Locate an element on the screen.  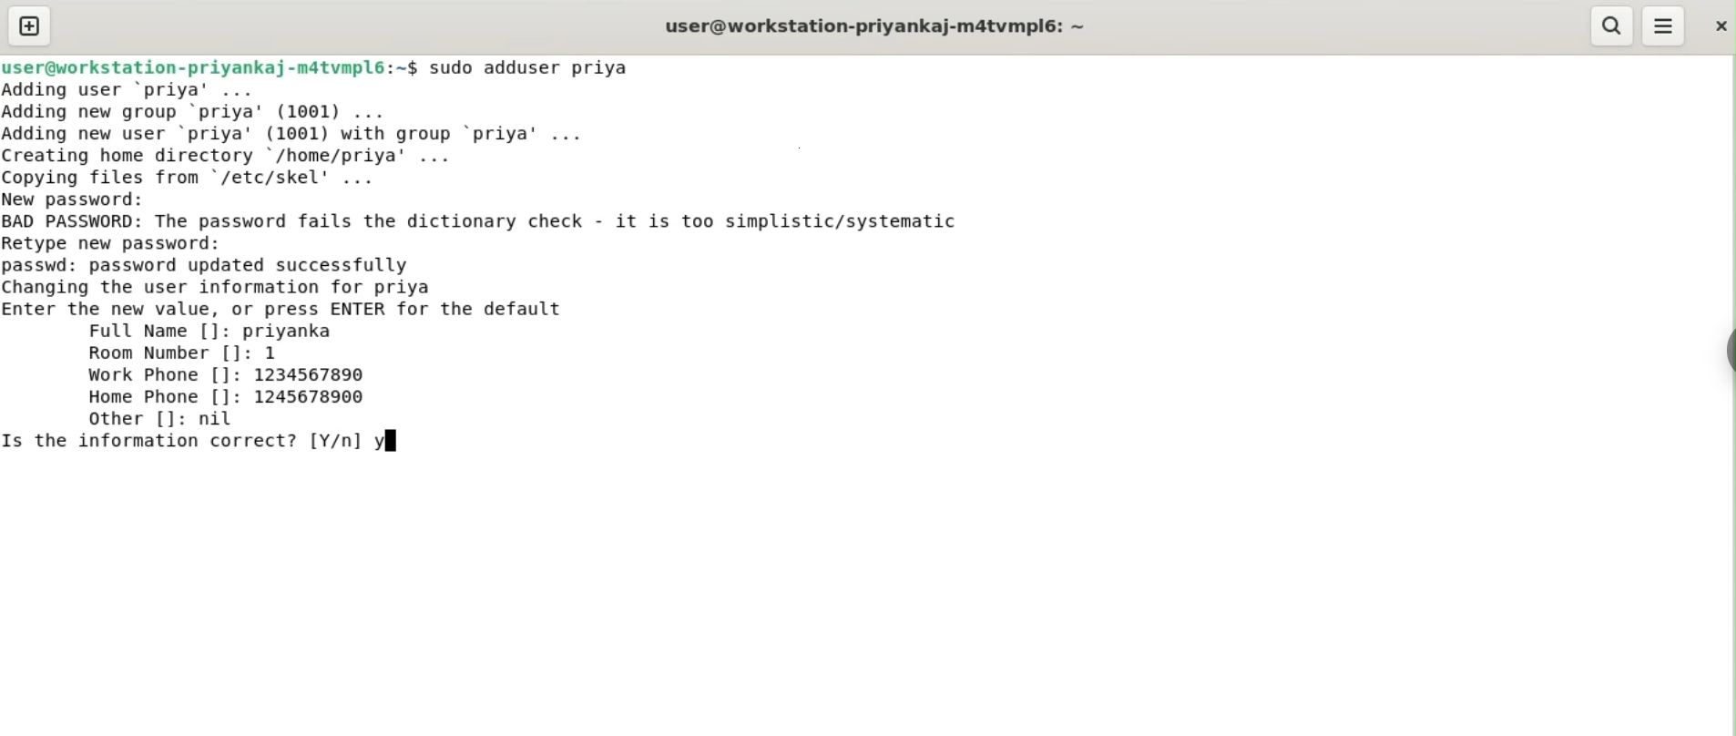
BAD PASSWORD: The password fails the dictionary check. it is too simplistic/systematic is located at coordinates (514, 222).